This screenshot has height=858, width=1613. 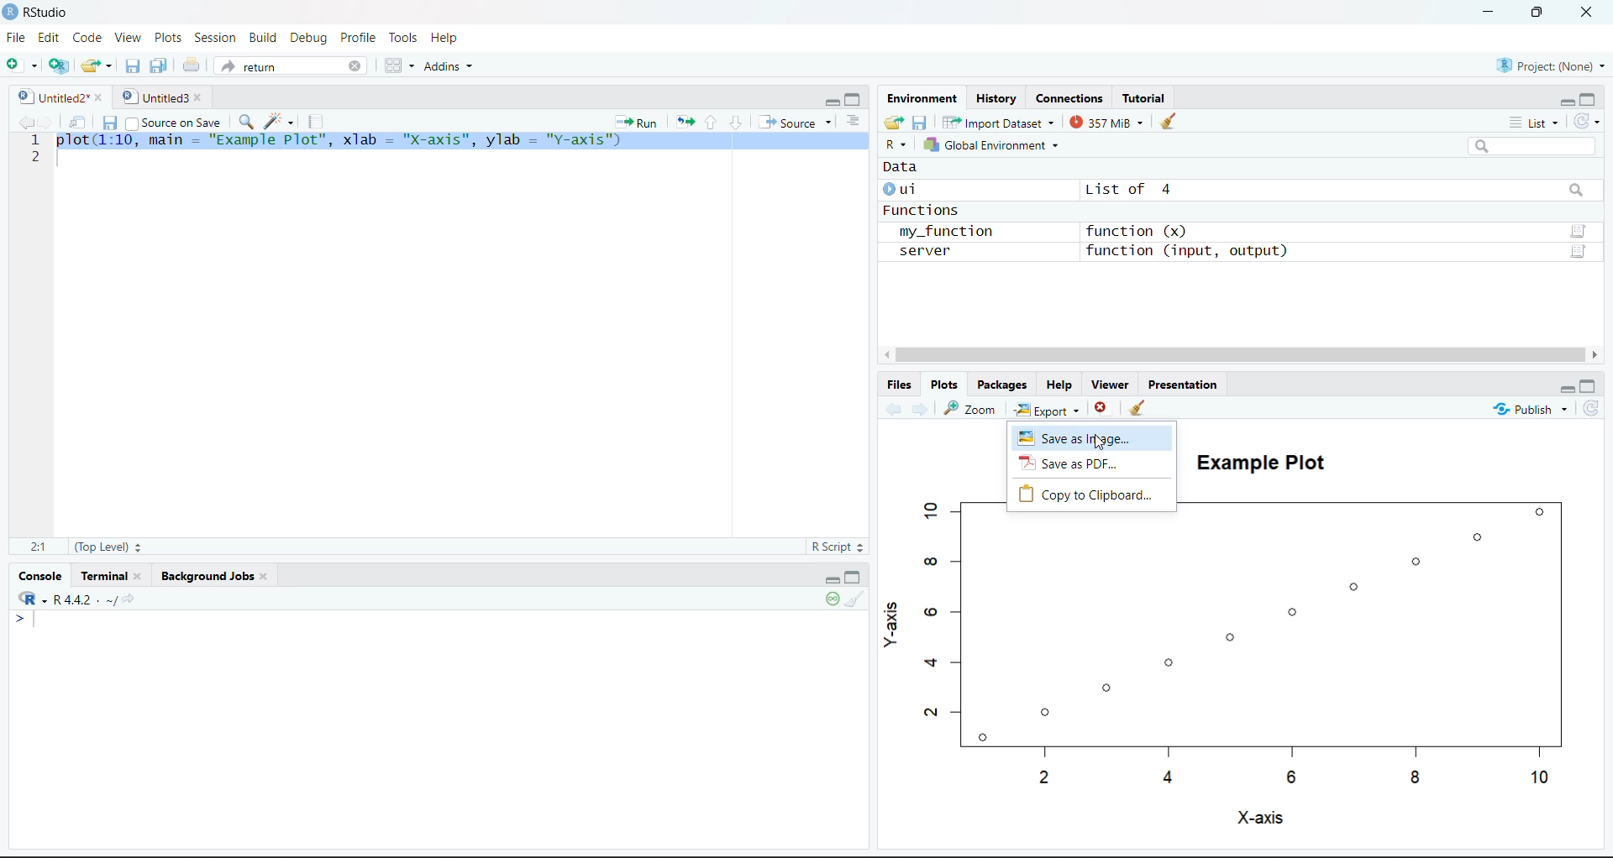 What do you see at coordinates (945, 385) in the screenshot?
I see `Plots` at bounding box center [945, 385].